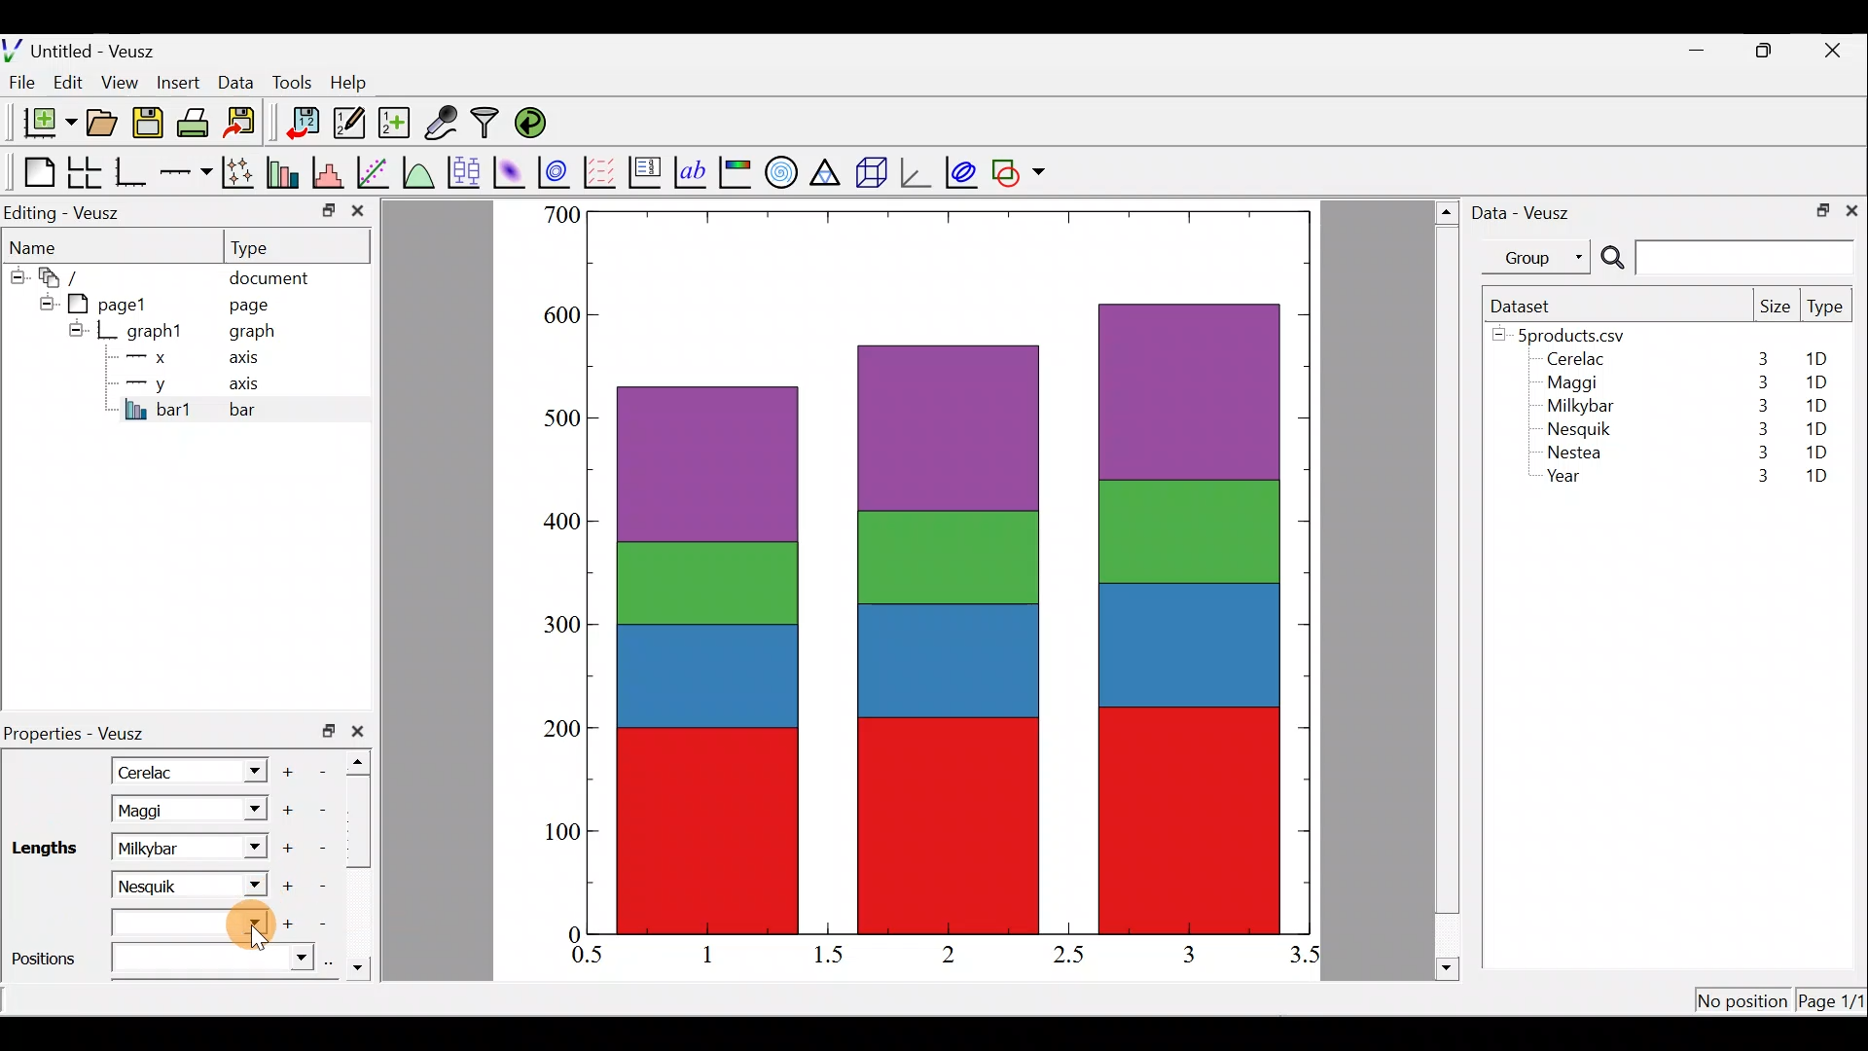 Image resolution: width=1868 pixels, height=1051 pixels. I want to click on 3, so click(1761, 358).